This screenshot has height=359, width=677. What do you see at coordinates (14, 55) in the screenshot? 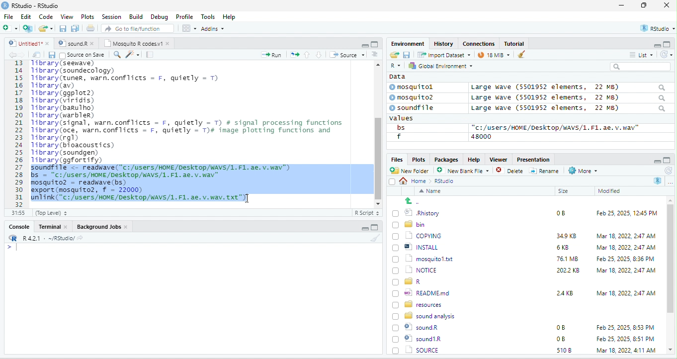
I see `back` at bounding box center [14, 55].